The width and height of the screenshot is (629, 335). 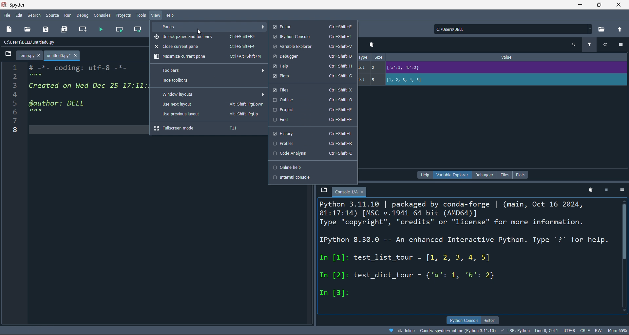 What do you see at coordinates (623, 190) in the screenshot?
I see `more options` at bounding box center [623, 190].